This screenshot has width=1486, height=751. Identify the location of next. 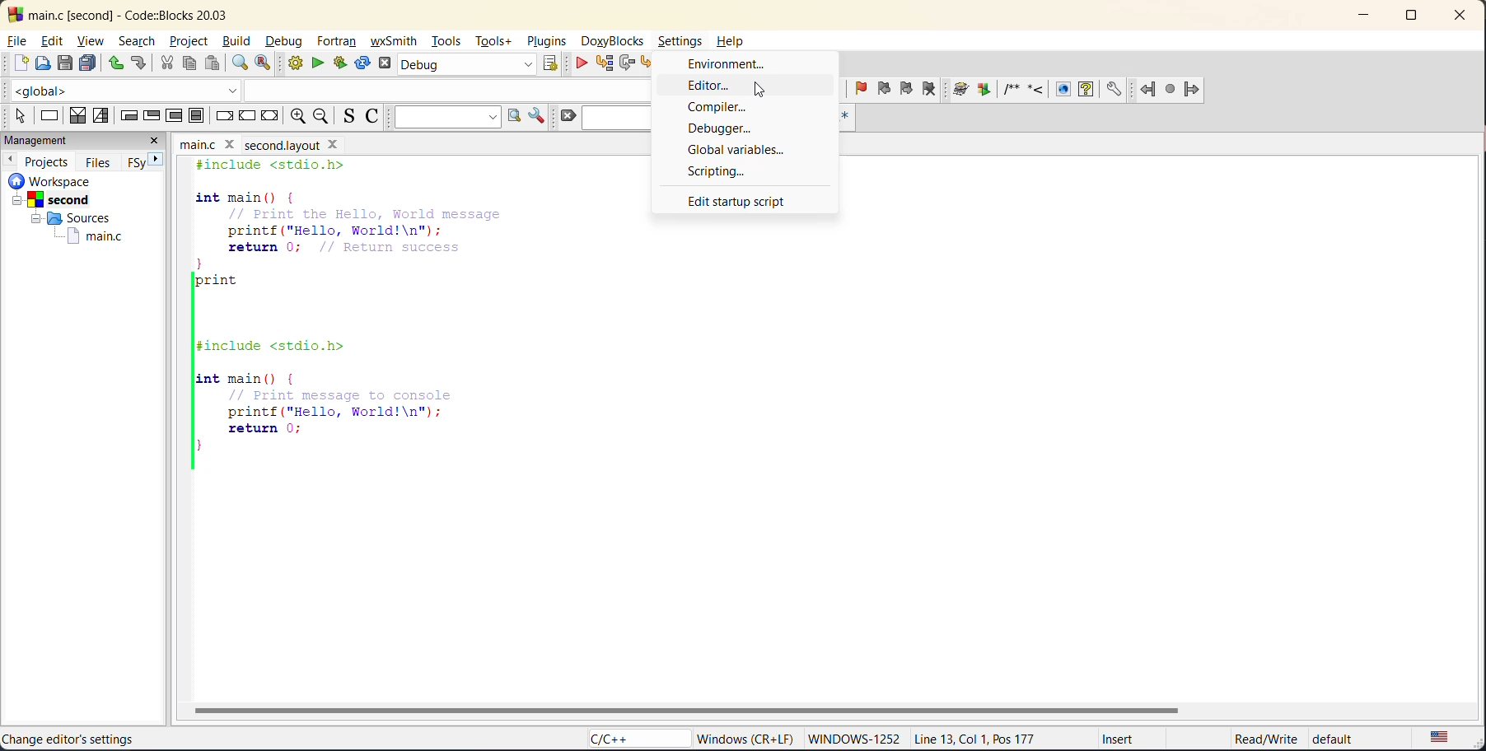
(162, 161).